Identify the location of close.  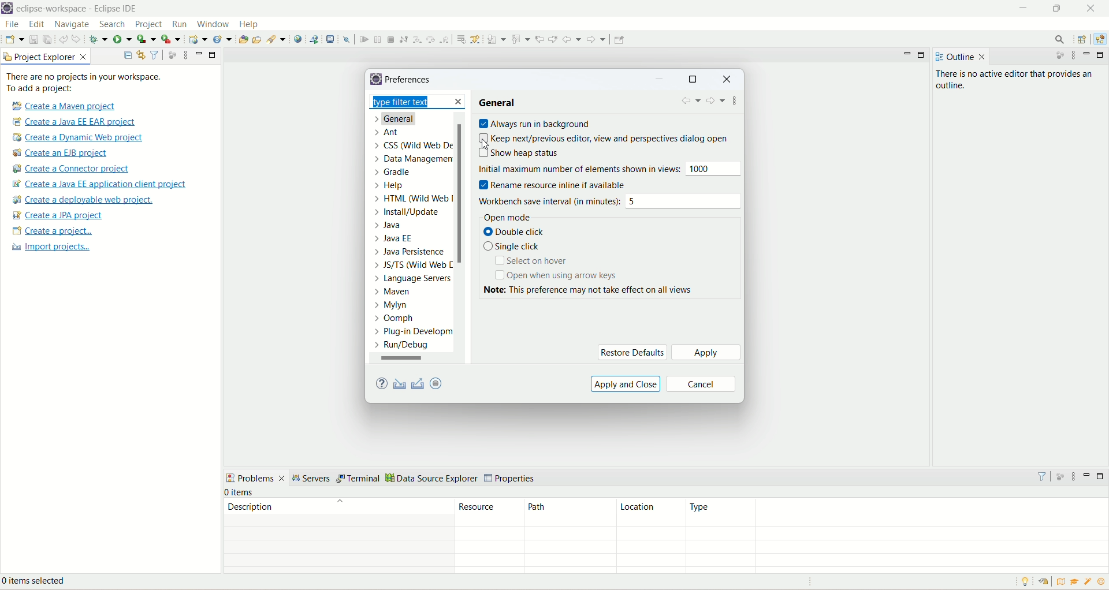
(458, 101).